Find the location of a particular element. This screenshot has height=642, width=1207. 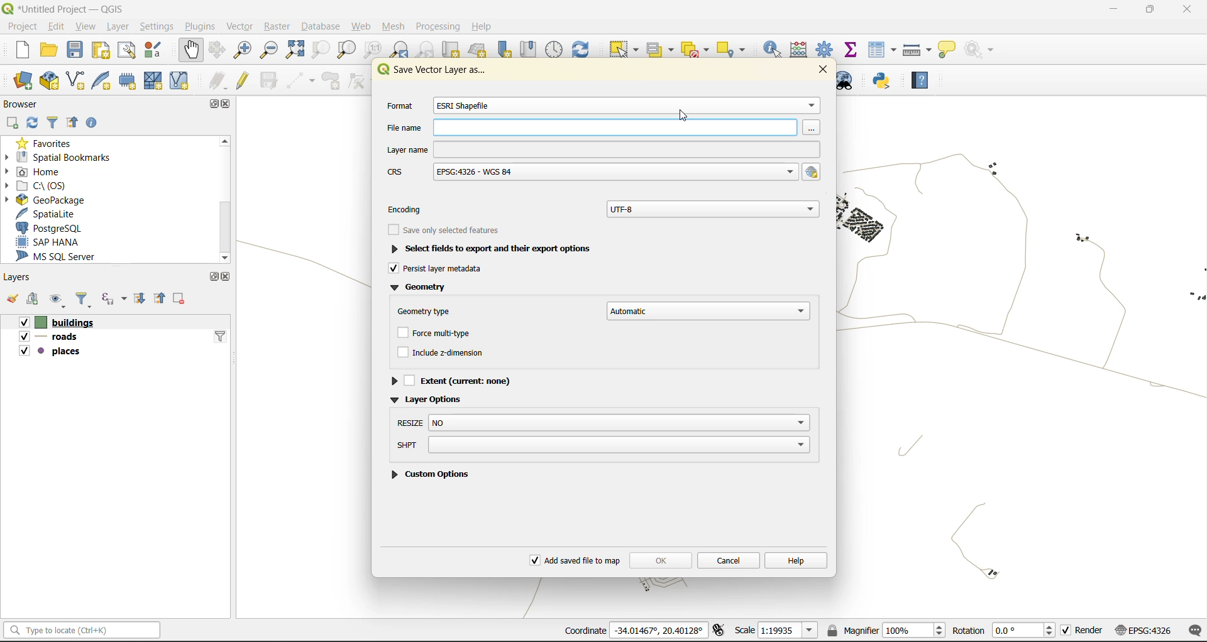

idfilter is located at coordinates (219, 335).